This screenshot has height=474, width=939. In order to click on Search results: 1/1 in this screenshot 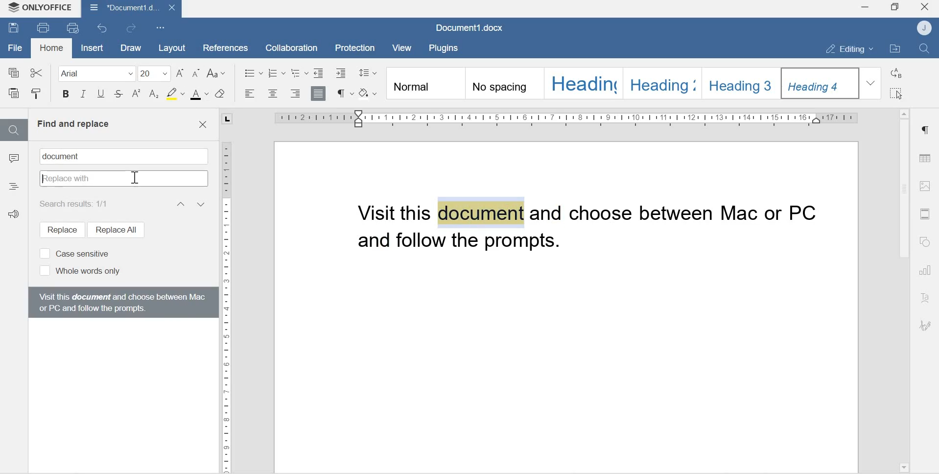, I will do `click(77, 203)`.